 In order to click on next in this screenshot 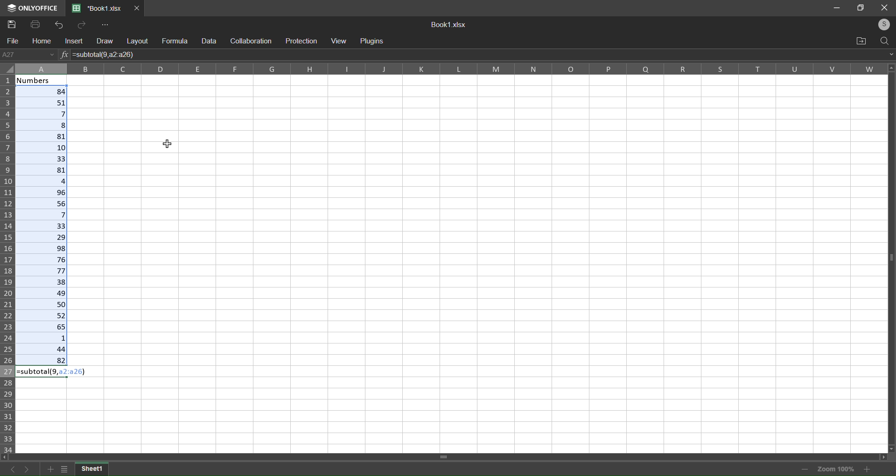, I will do `click(25, 469)`.